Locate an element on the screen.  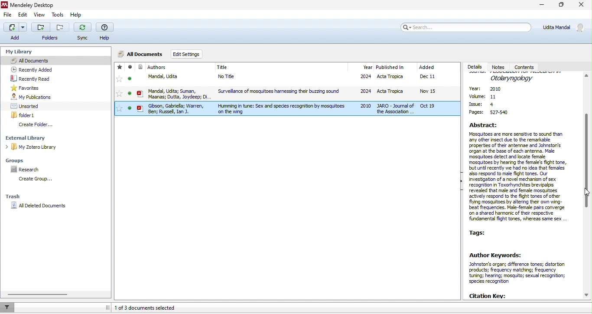
all documents is located at coordinates (55, 60).